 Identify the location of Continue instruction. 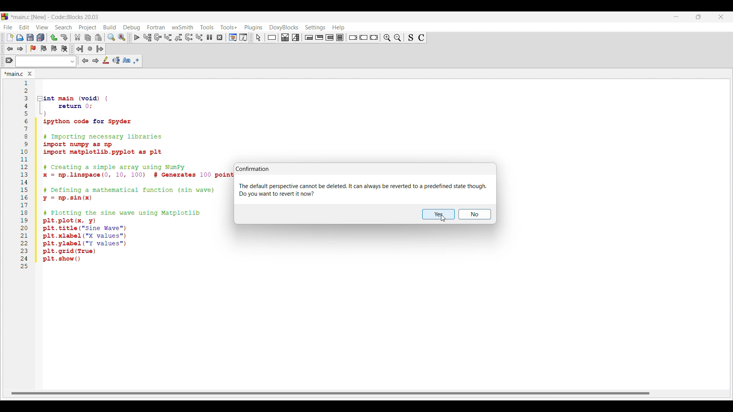
(363, 37).